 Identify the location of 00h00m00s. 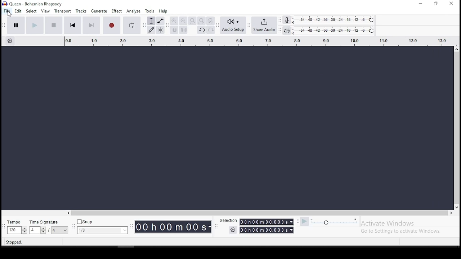
(267, 222).